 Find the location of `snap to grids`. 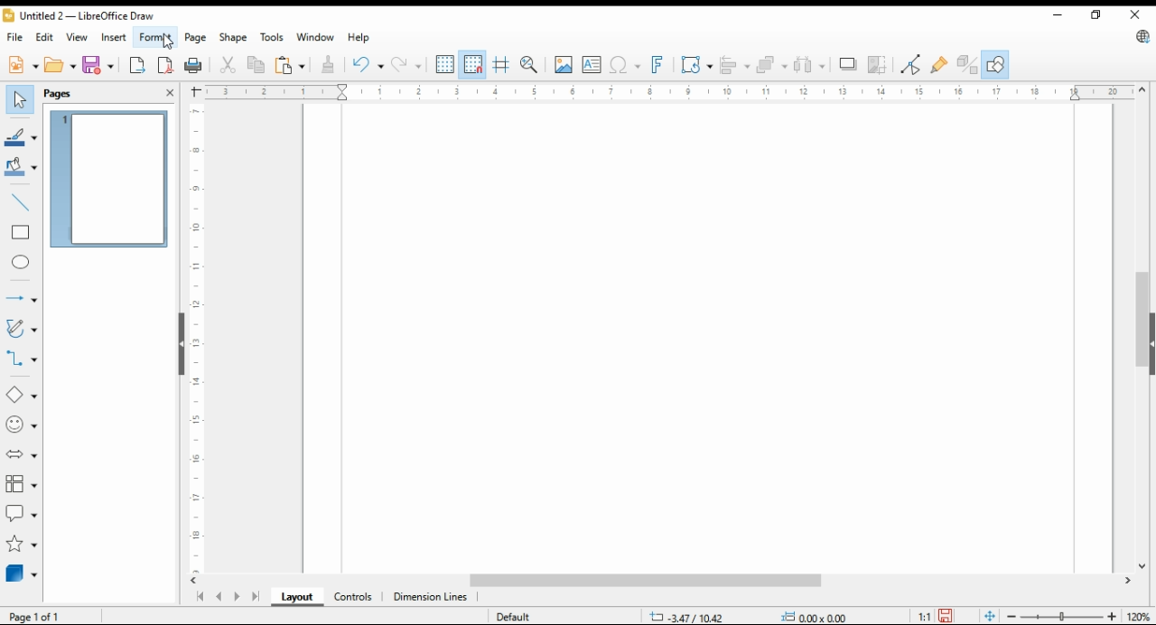

snap to grids is located at coordinates (473, 65).